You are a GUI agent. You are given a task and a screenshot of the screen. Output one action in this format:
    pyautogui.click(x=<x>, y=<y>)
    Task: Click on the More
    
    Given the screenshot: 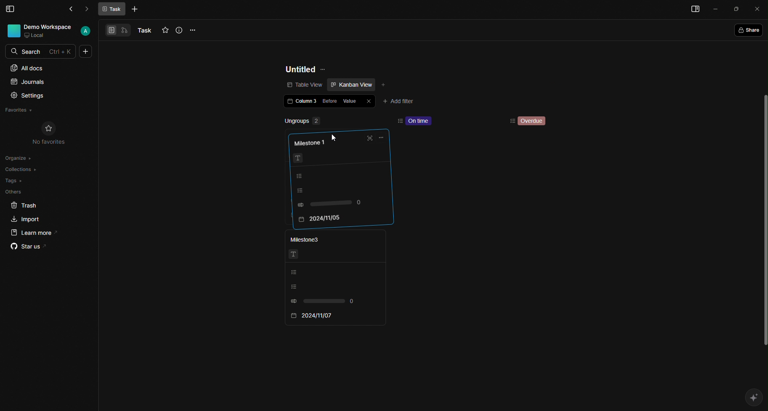 What is the action you would take?
    pyautogui.click(x=85, y=51)
    